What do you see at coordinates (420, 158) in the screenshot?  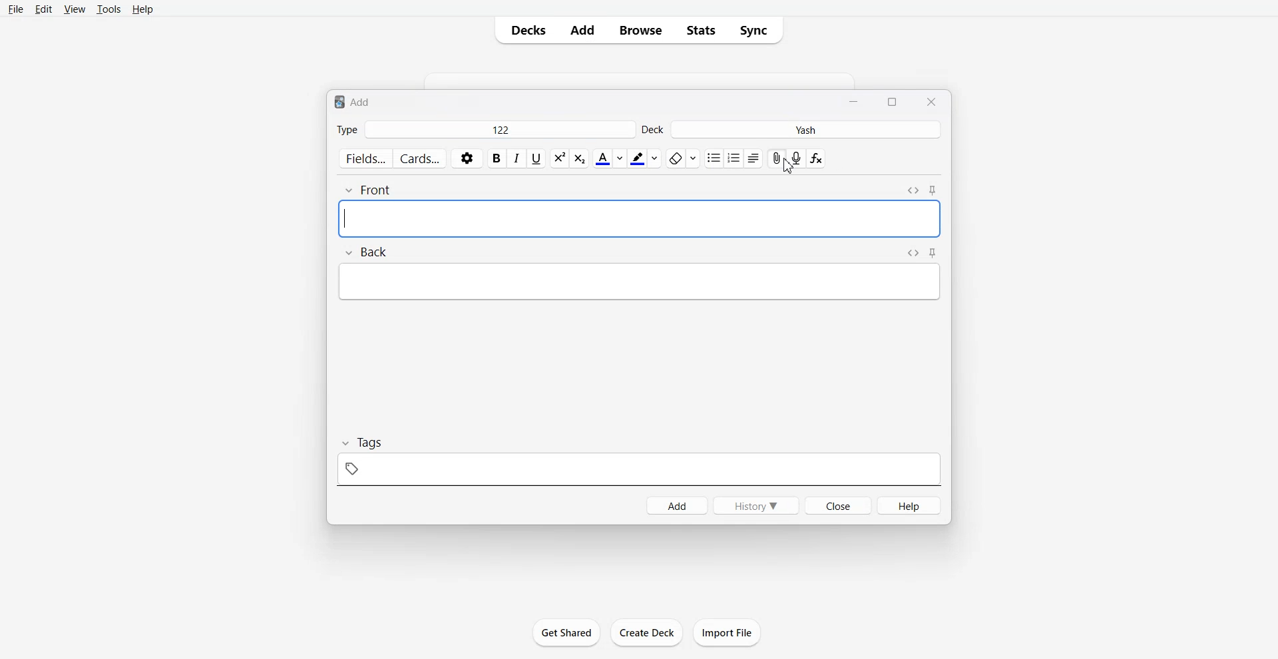 I see `Cards` at bounding box center [420, 158].